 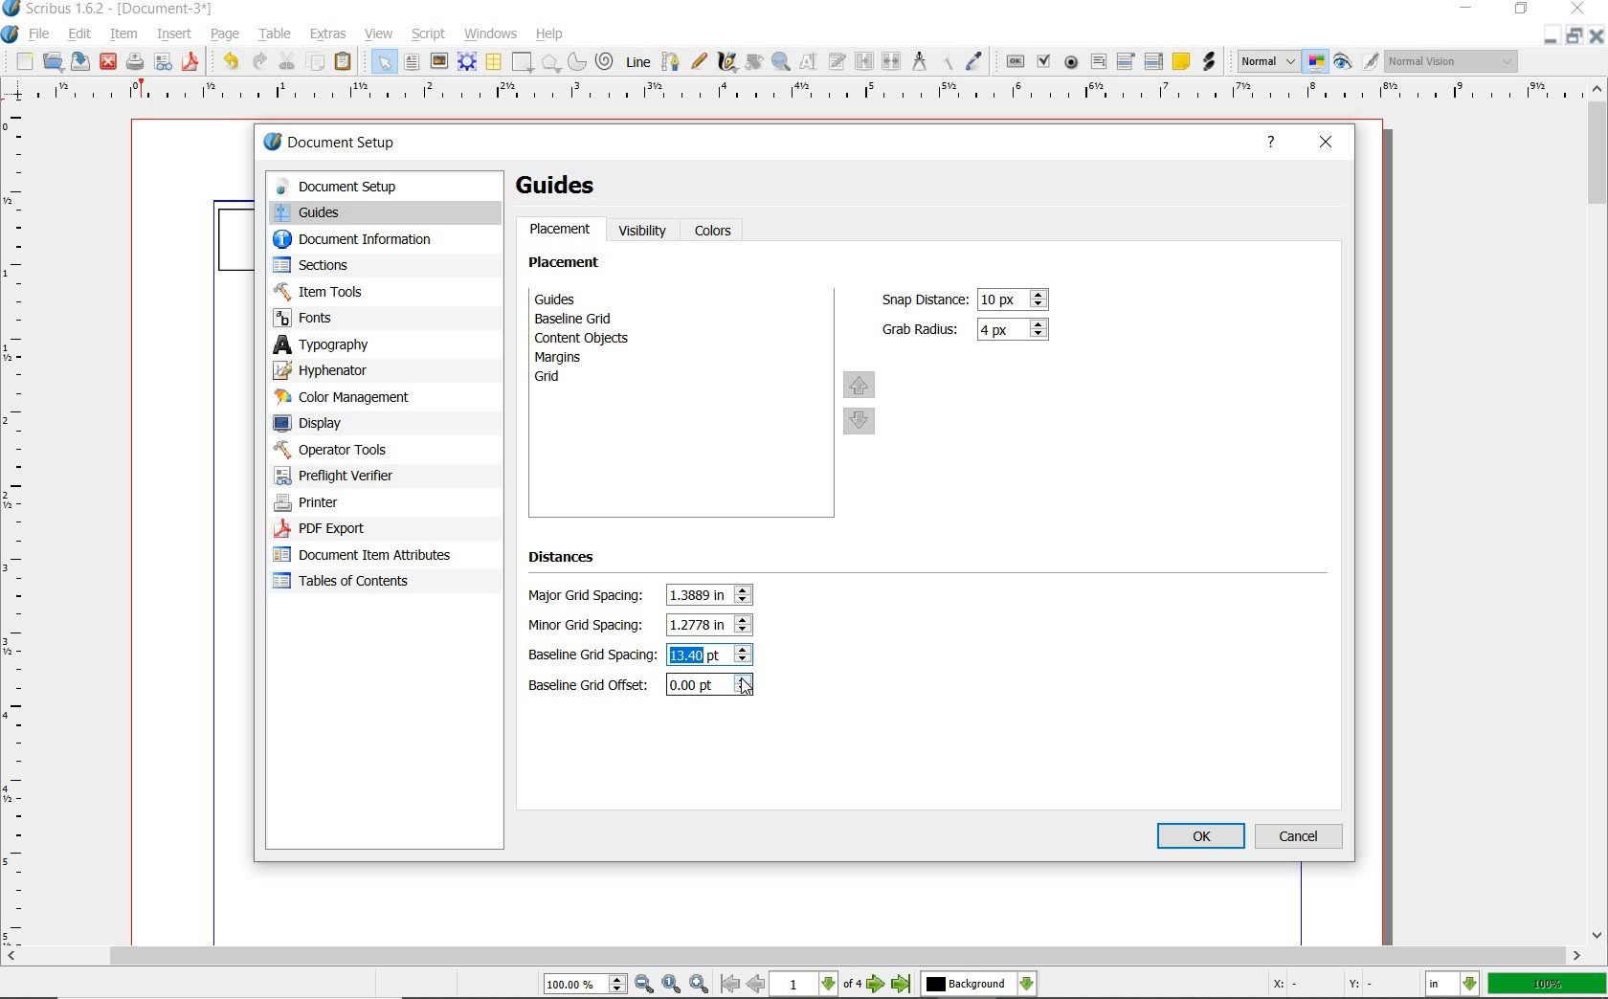 What do you see at coordinates (370, 267) in the screenshot?
I see `sections` at bounding box center [370, 267].